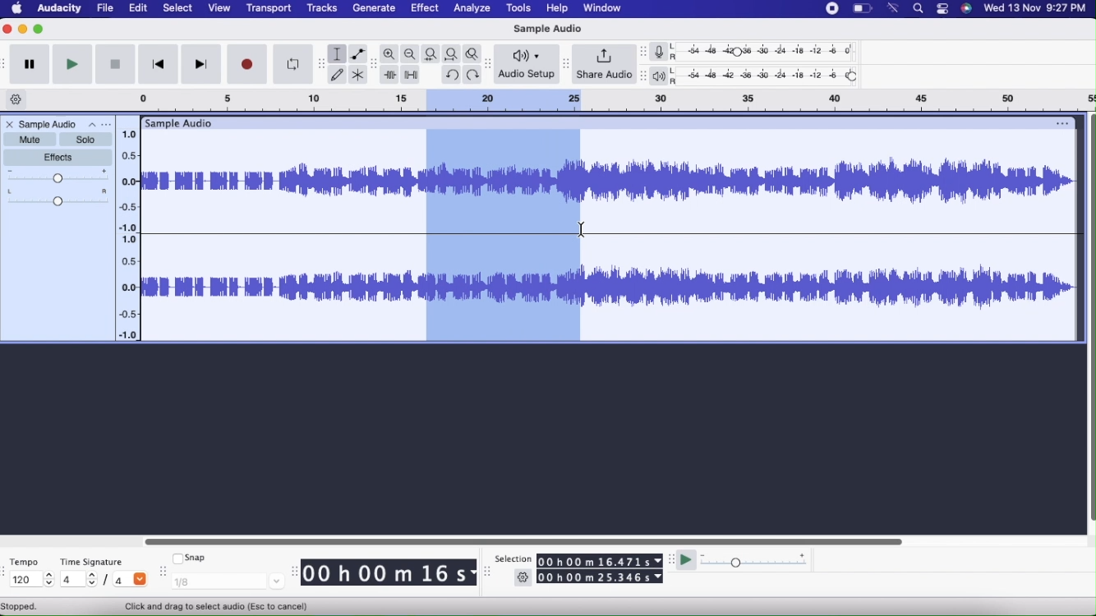 This screenshot has height=616, width=1096. What do you see at coordinates (337, 74) in the screenshot?
I see `Draw tool` at bounding box center [337, 74].